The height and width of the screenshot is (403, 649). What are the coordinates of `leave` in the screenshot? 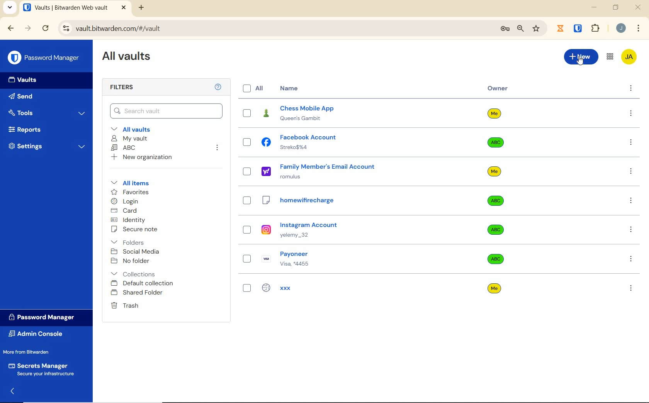 It's located at (217, 148).